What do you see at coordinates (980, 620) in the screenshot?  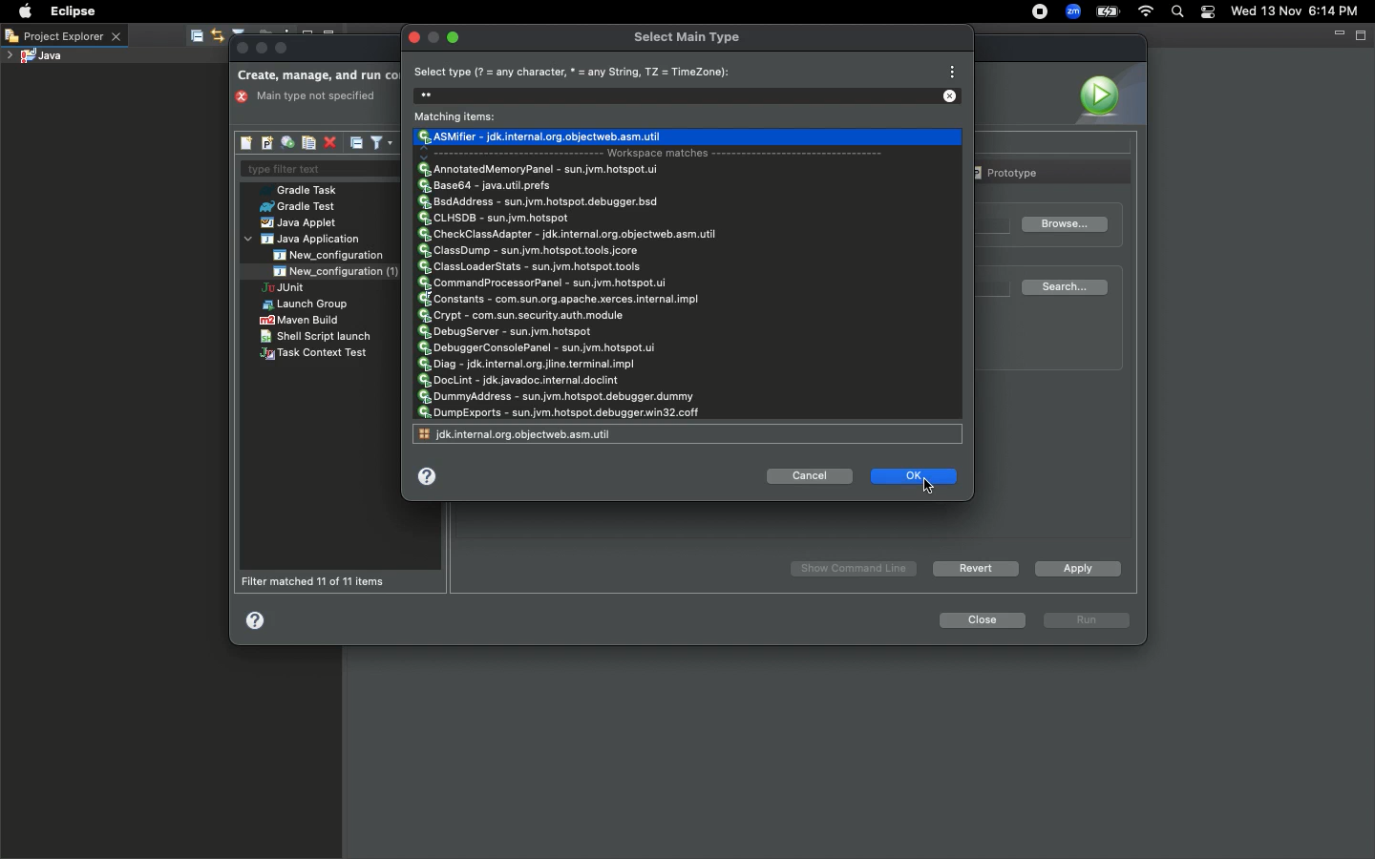 I see `Close` at bounding box center [980, 620].